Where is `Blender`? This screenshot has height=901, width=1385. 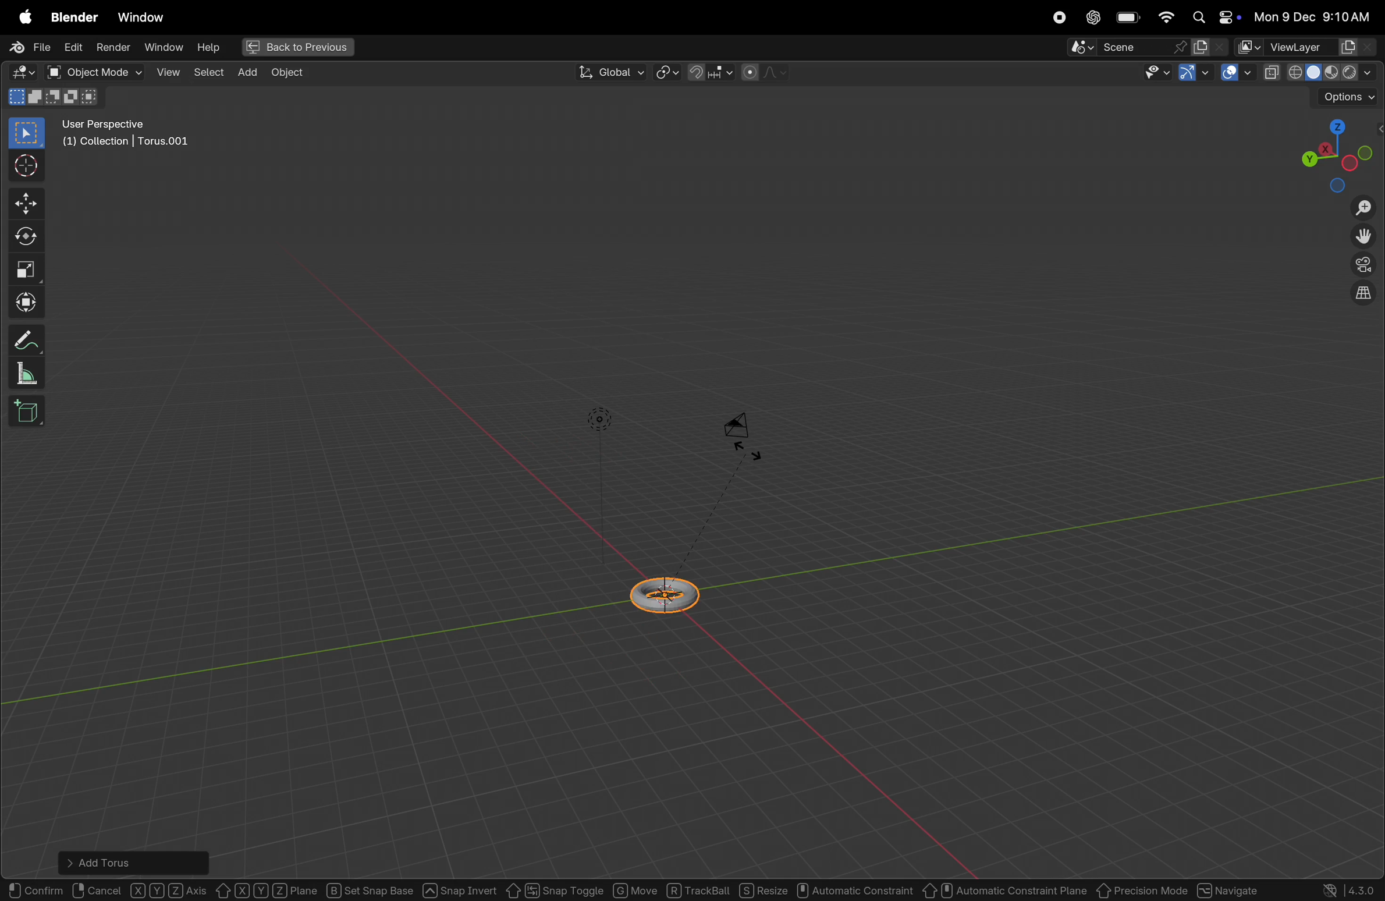 Blender is located at coordinates (71, 16).